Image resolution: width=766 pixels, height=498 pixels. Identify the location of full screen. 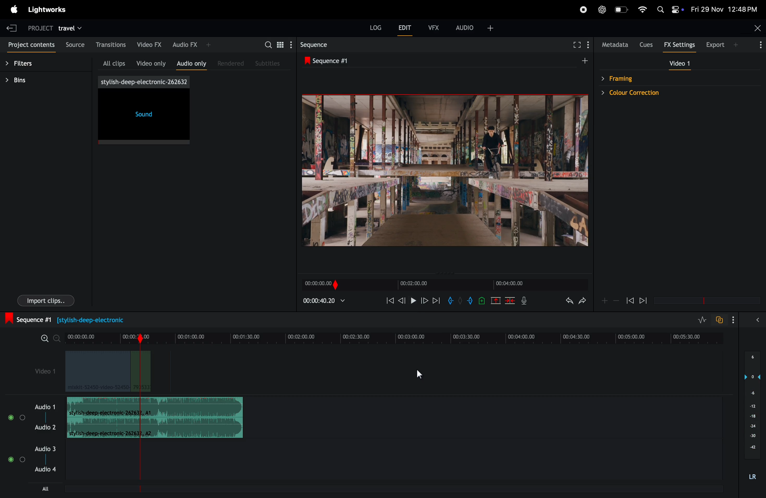
(575, 46).